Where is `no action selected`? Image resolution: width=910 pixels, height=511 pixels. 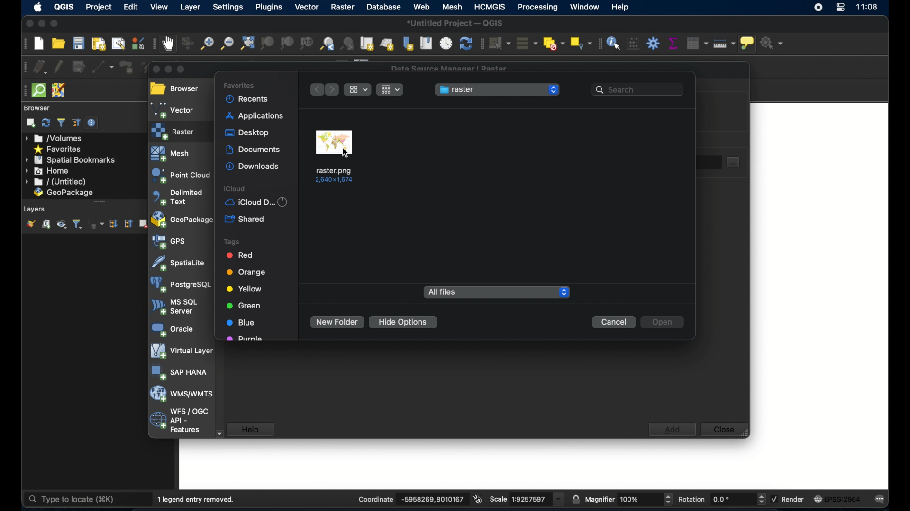
no action selected is located at coordinates (773, 43).